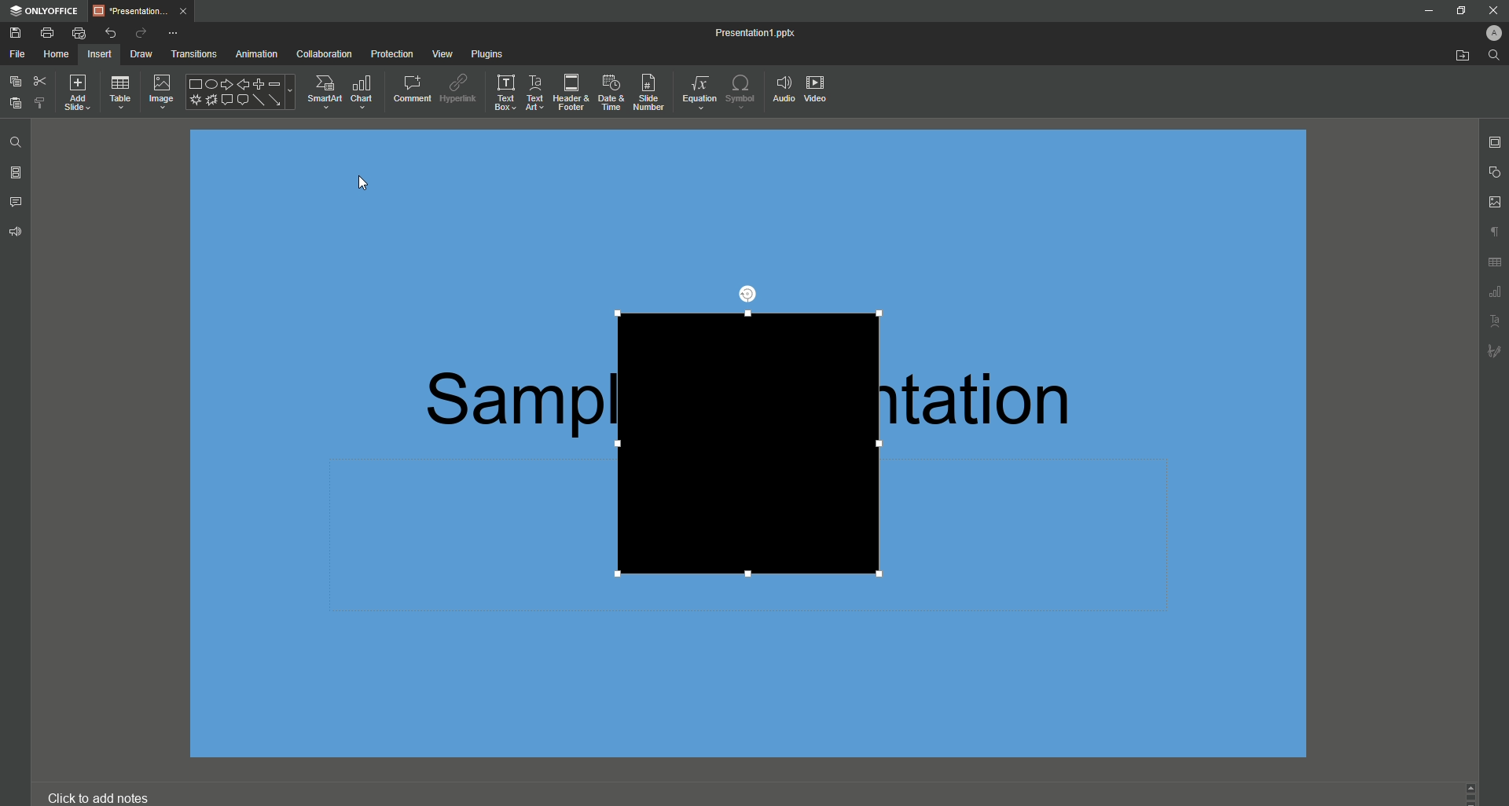 Image resolution: width=1509 pixels, height=806 pixels. I want to click on Shape Settings, so click(1493, 172).